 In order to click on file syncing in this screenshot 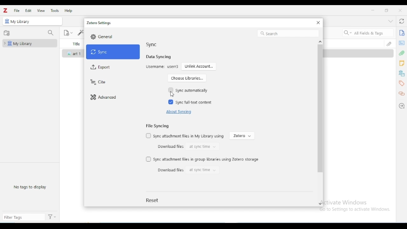, I will do `click(157, 126)`.